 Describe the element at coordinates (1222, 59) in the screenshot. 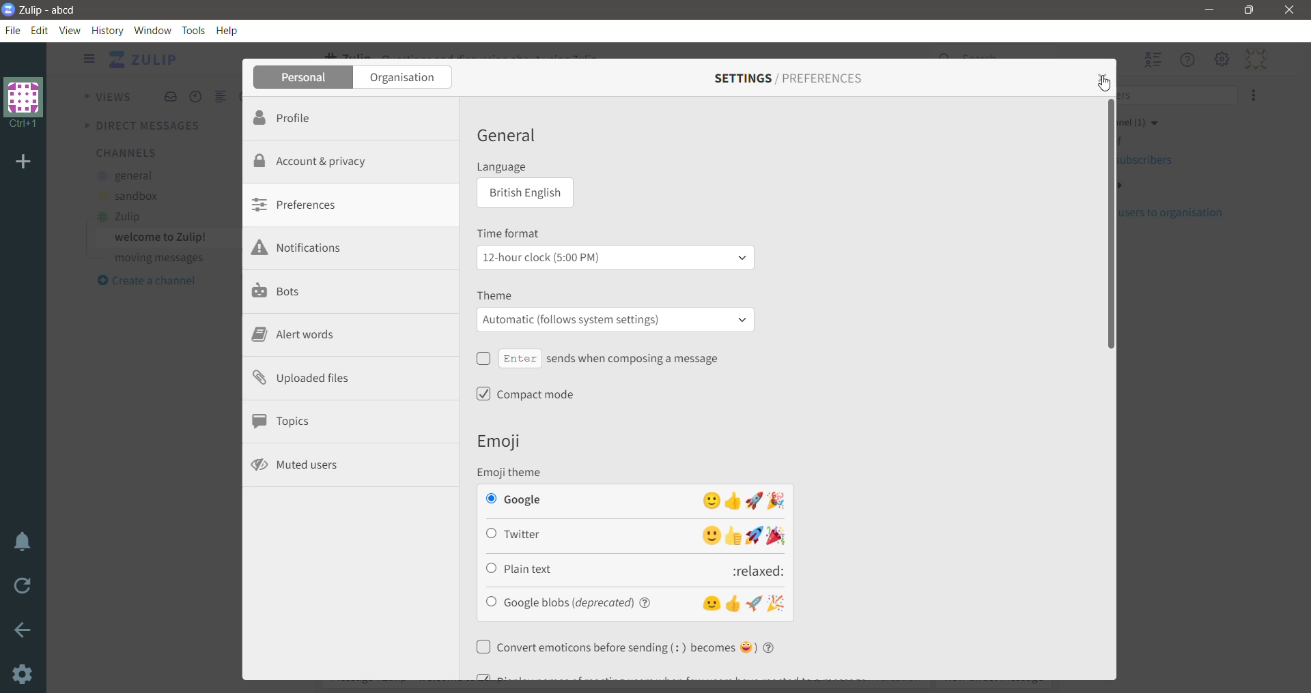

I see `Main Menu` at that location.